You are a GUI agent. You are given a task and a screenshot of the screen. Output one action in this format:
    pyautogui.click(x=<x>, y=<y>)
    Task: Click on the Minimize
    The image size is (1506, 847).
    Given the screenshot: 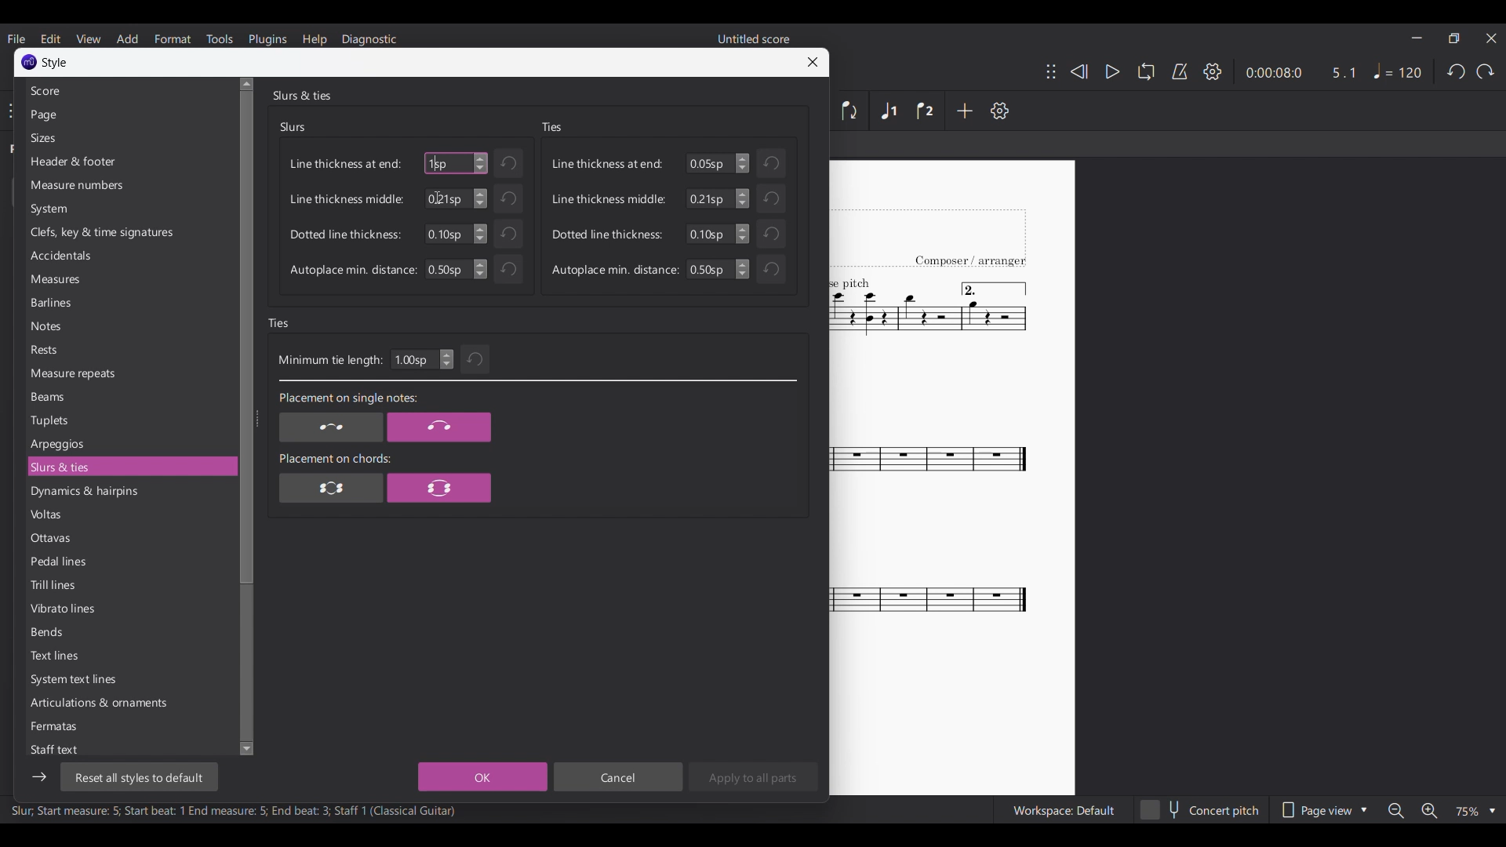 What is the action you would take?
    pyautogui.click(x=1417, y=38)
    